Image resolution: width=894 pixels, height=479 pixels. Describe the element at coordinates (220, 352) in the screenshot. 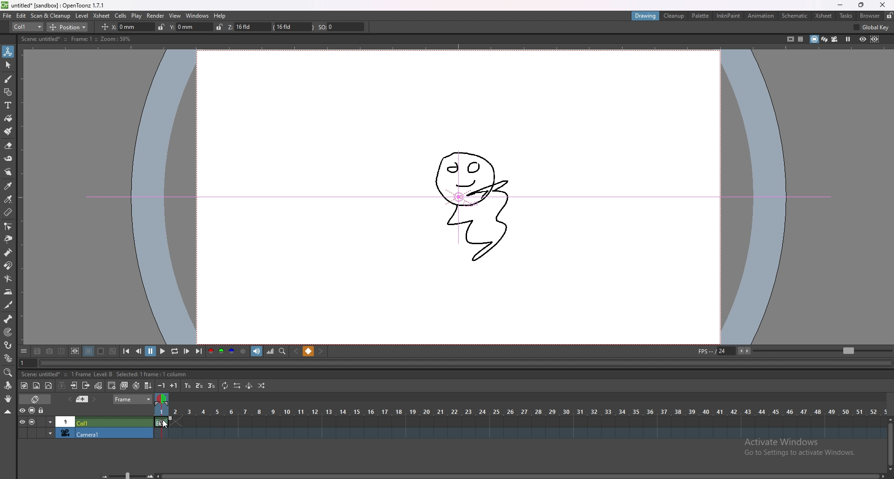

I see `green channel` at that location.